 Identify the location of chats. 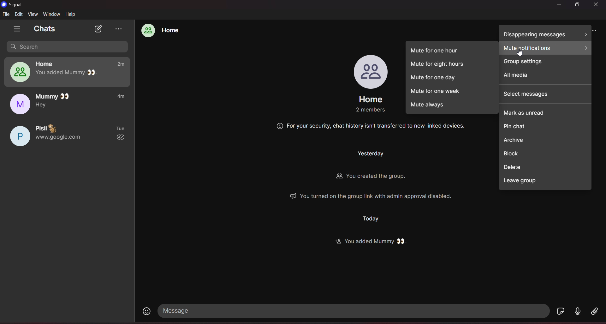
(47, 29).